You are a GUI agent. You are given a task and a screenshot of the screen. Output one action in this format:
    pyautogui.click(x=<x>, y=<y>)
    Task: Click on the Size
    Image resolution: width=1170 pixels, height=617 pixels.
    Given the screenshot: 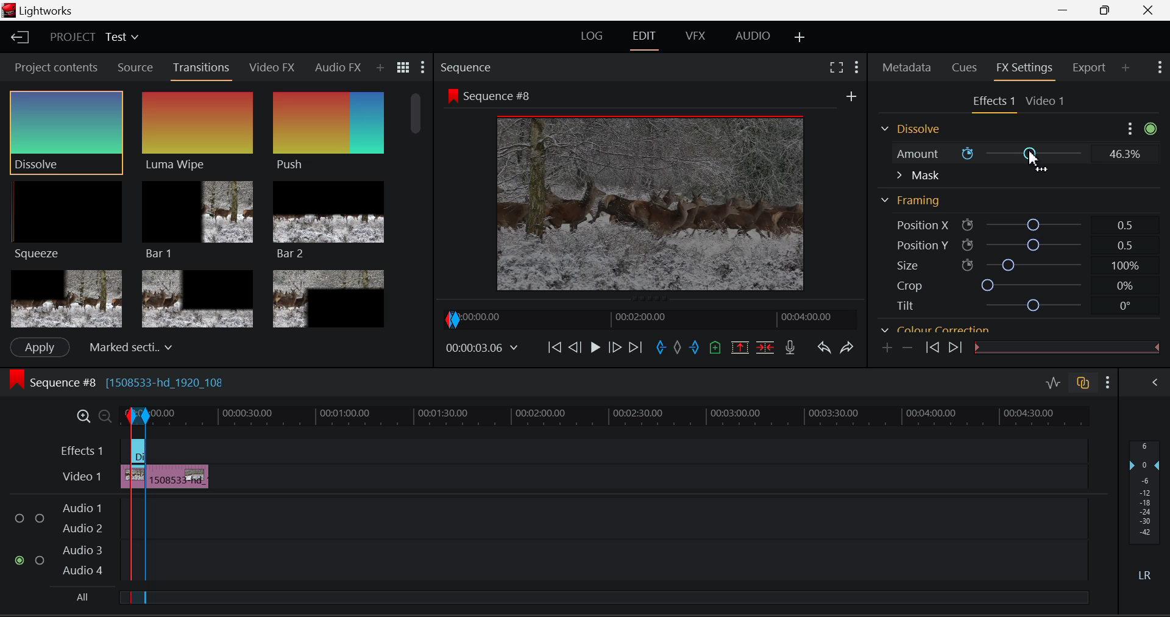 What is the action you would take?
    pyautogui.click(x=1012, y=265)
    